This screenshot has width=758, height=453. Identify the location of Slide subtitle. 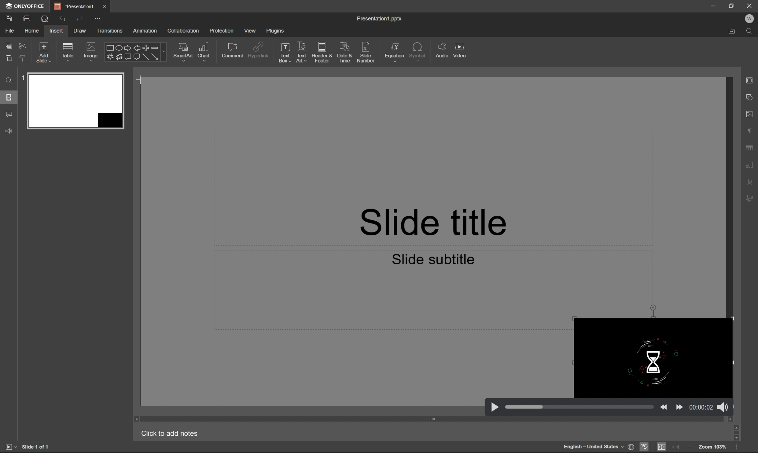
(433, 258).